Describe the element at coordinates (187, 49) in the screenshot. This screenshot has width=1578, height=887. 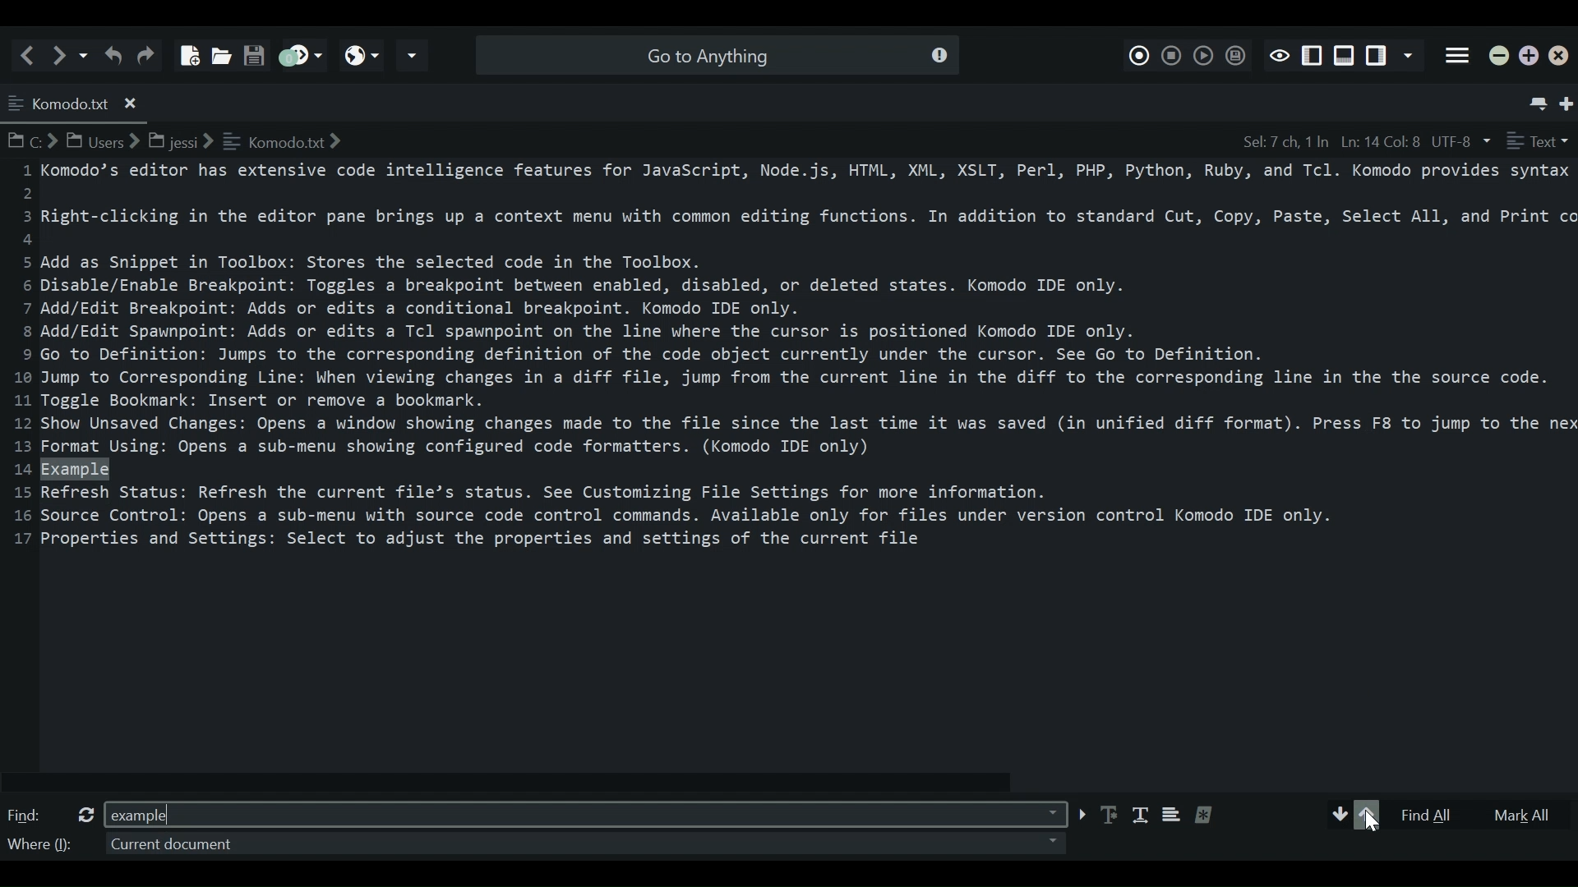
I see `New File` at that location.